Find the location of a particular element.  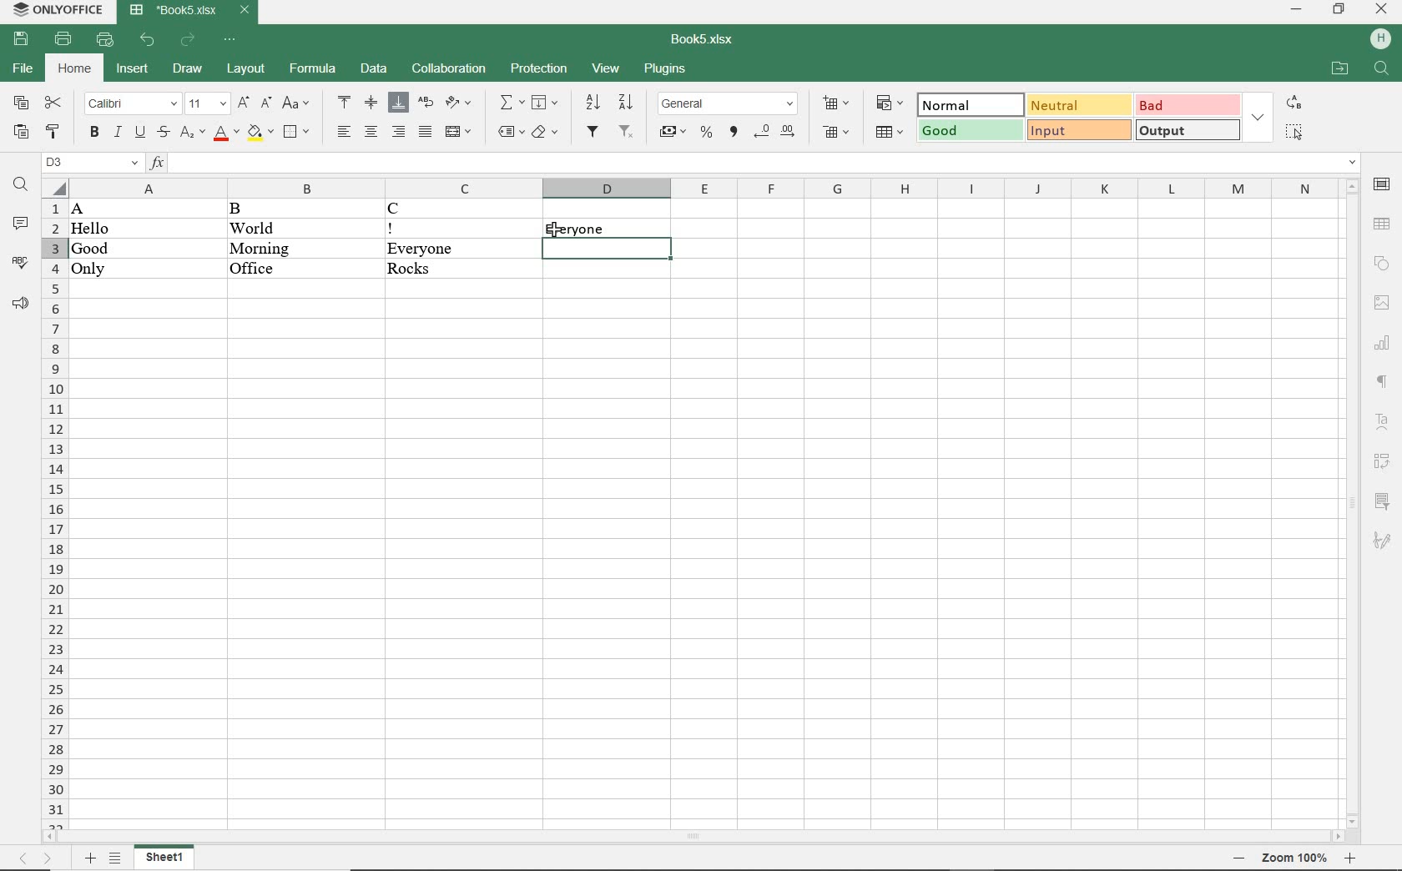

replace is located at coordinates (1295, 103).